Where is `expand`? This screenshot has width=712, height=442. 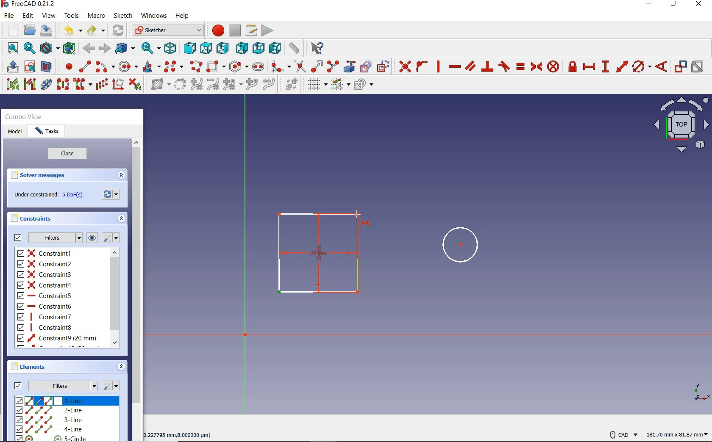 expand is located at coordinates (122, 219).